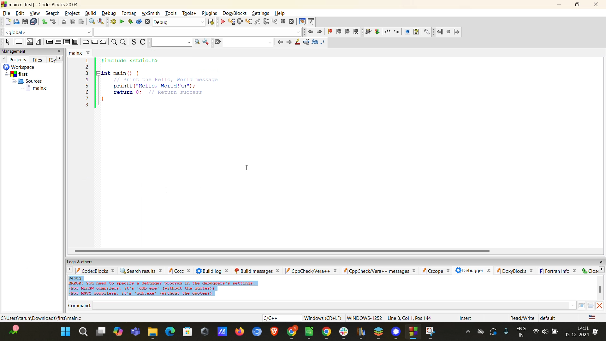 This screenshot has height=341, width=606. I want to click on undo, so click(43, 22).